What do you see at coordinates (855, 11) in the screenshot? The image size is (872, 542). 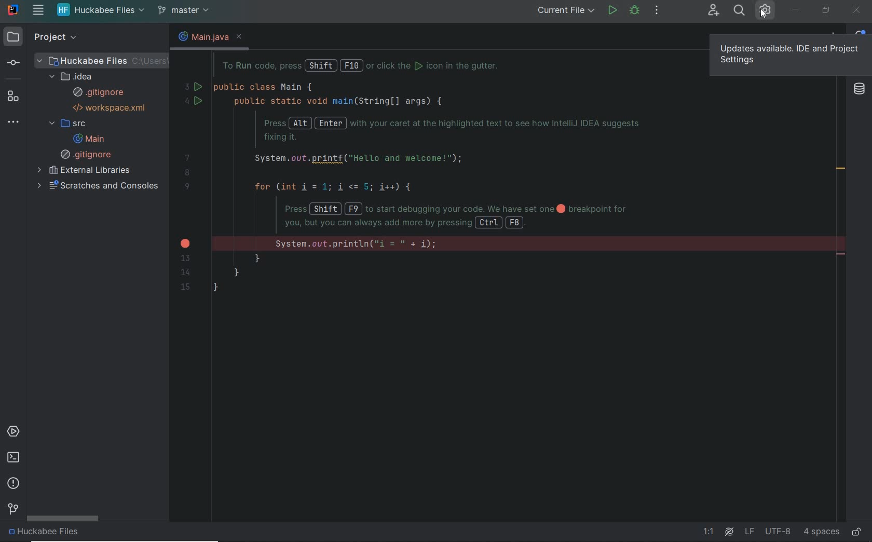 I see `close` at bounding box center [855, 11].